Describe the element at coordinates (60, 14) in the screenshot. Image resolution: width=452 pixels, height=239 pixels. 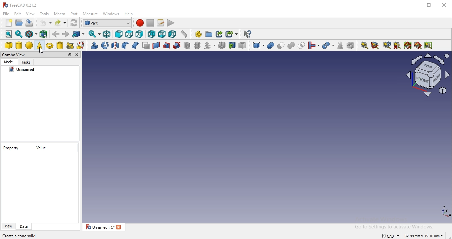
I see `macro` at that location.